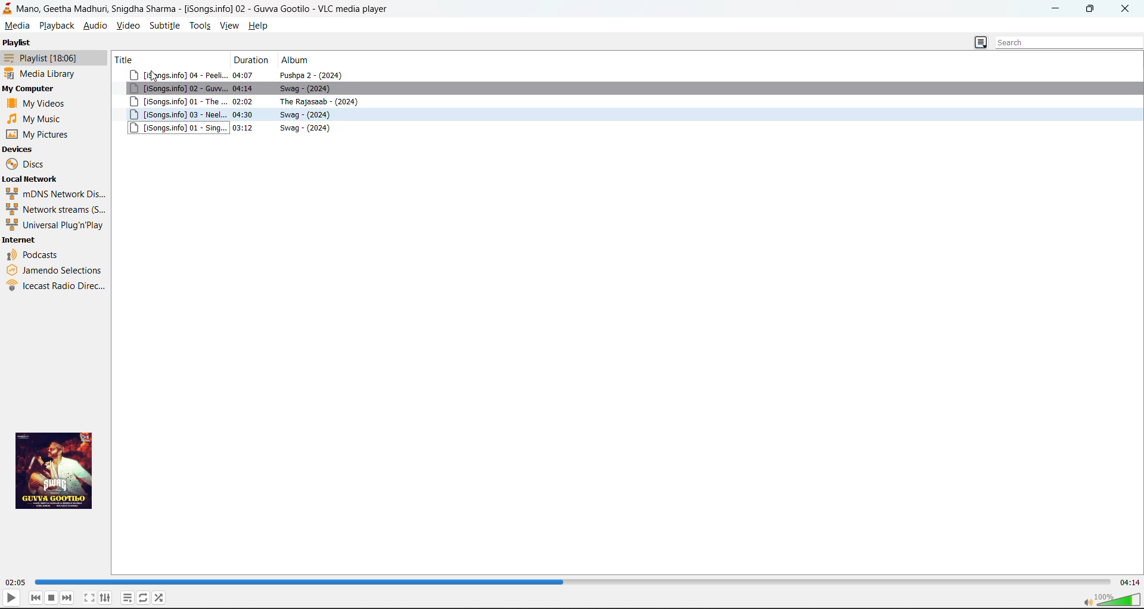 The height and width of the screenshot is (609, 1144). I want to click on settings, so click(106, 598).